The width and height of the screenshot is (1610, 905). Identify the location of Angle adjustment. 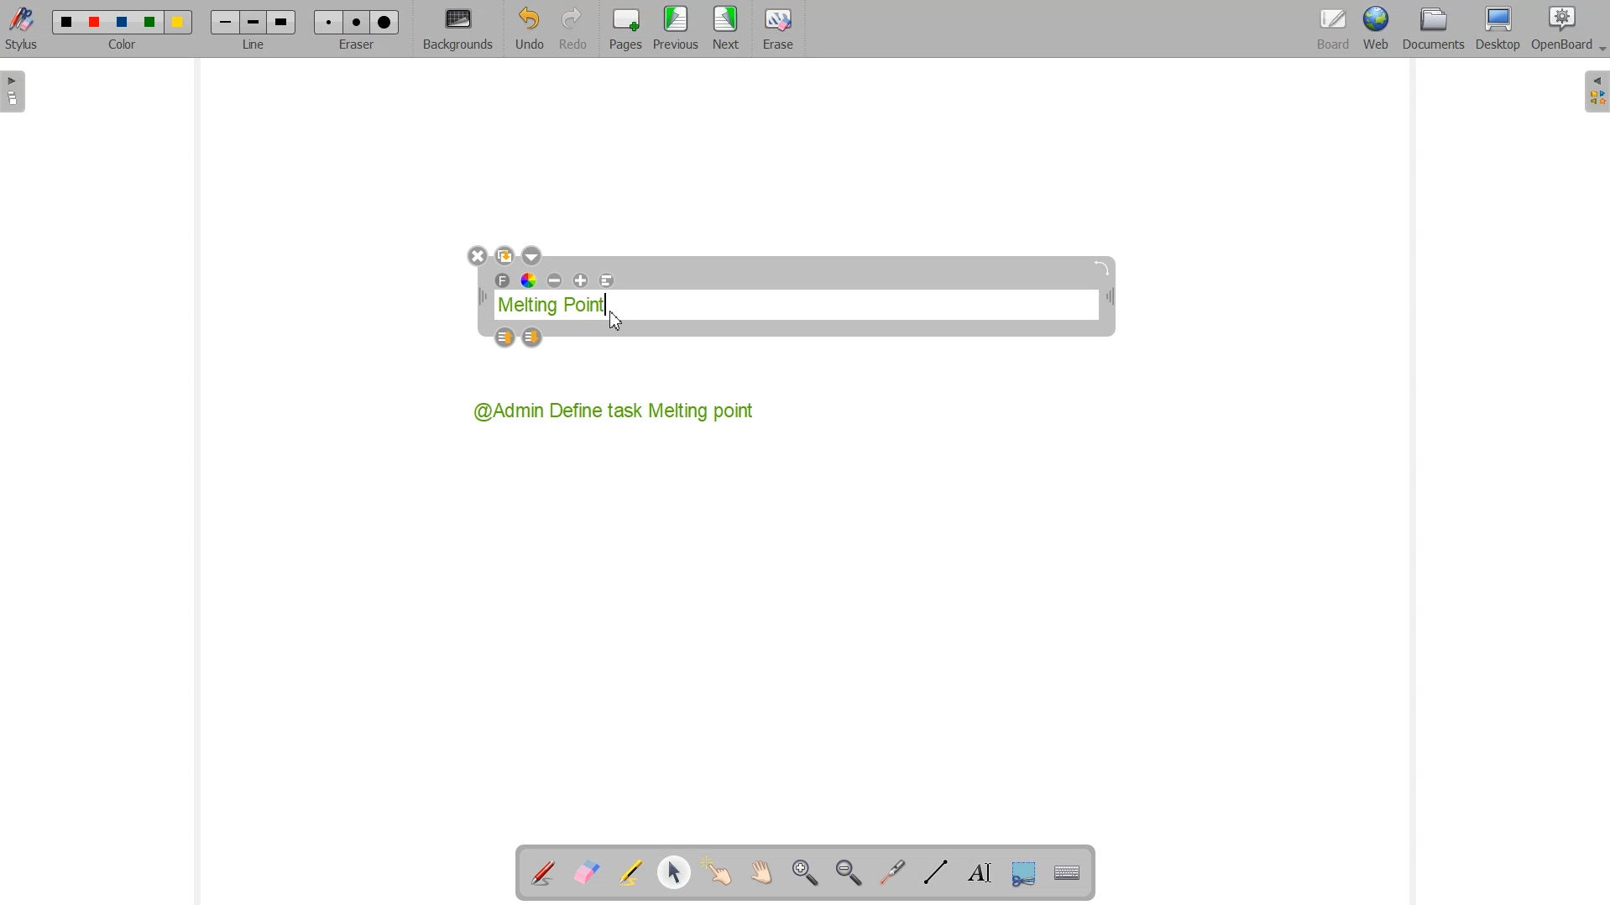
(1104, 268).